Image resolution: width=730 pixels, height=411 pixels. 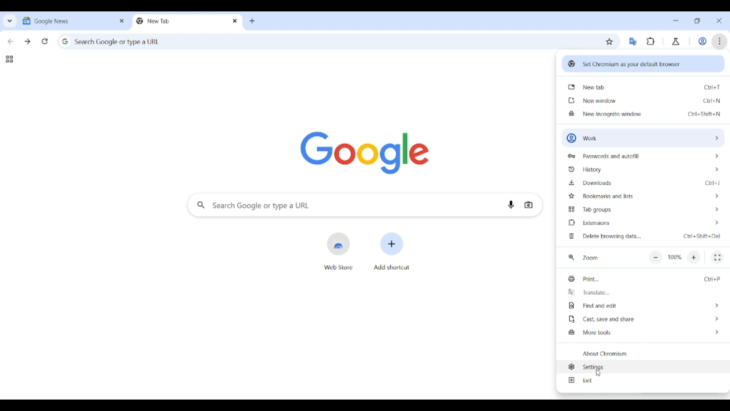 I want to click on Work options, so click(x=642, y=138).